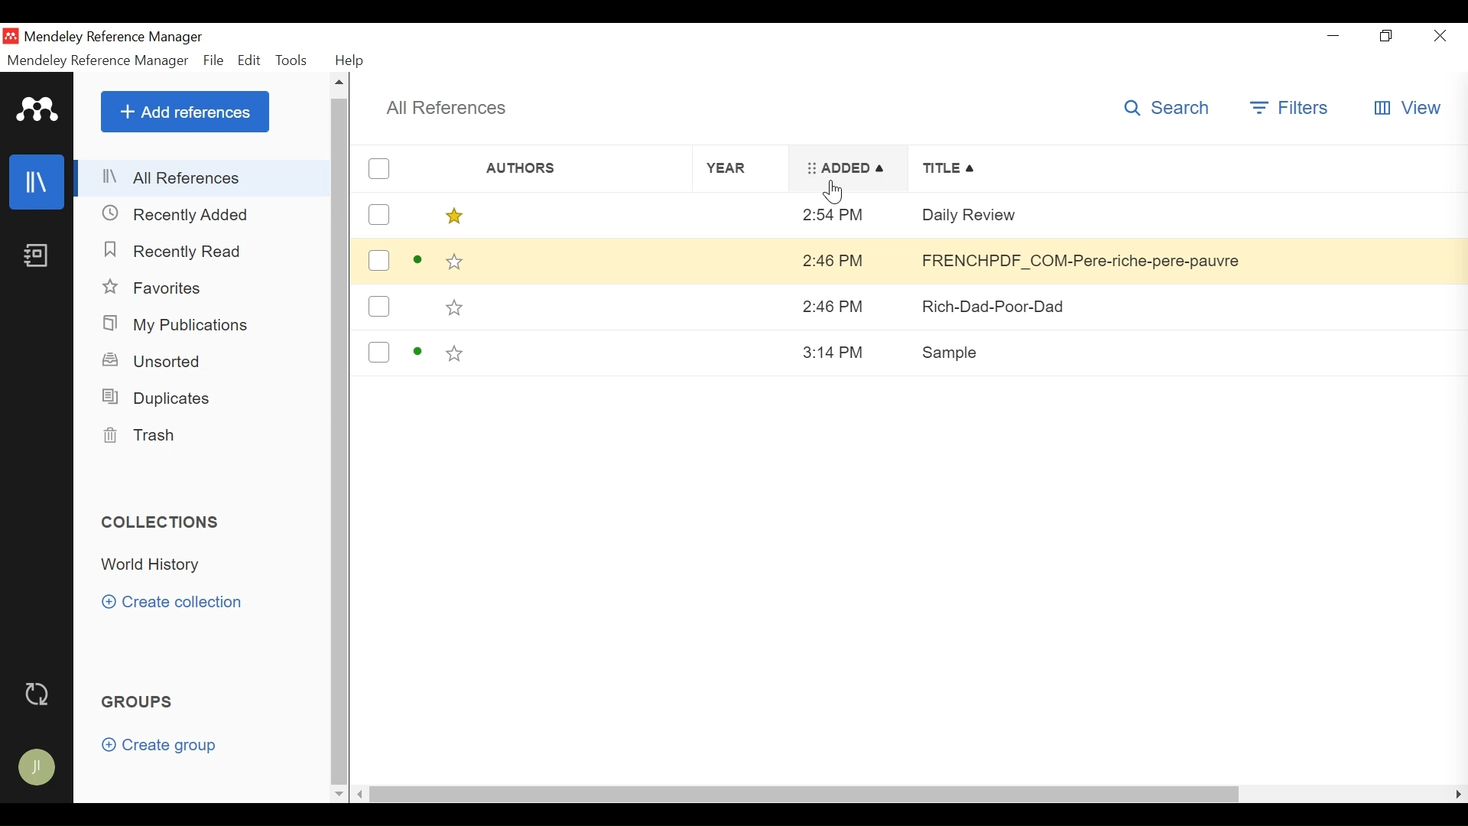  I want to click on Groups, so click(139, 704).